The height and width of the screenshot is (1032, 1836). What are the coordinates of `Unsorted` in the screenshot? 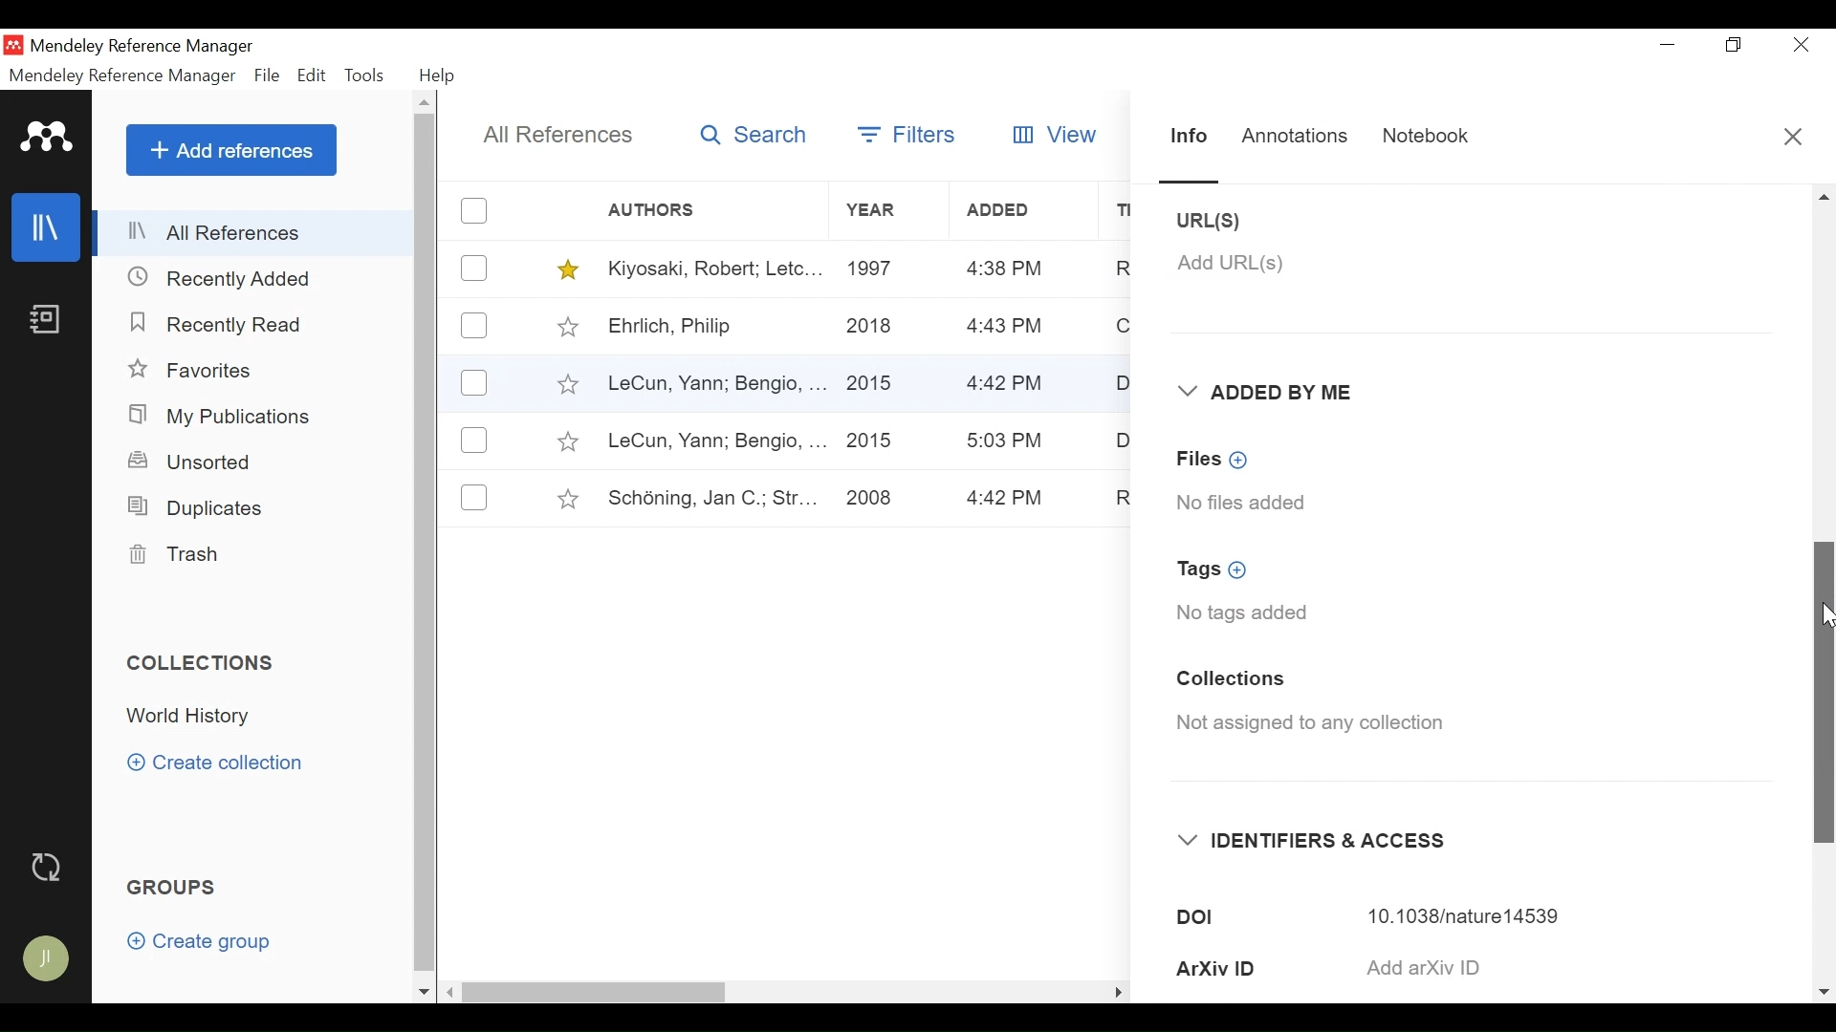 It's located at (192, 462).